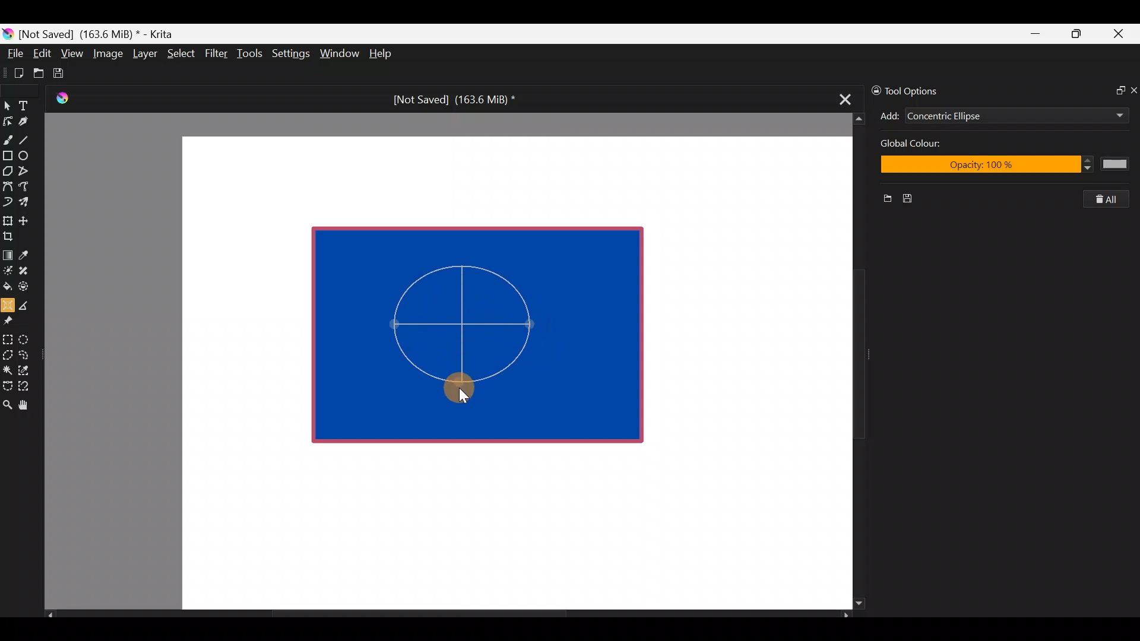  I want to click on Global color, so click(943, 145).